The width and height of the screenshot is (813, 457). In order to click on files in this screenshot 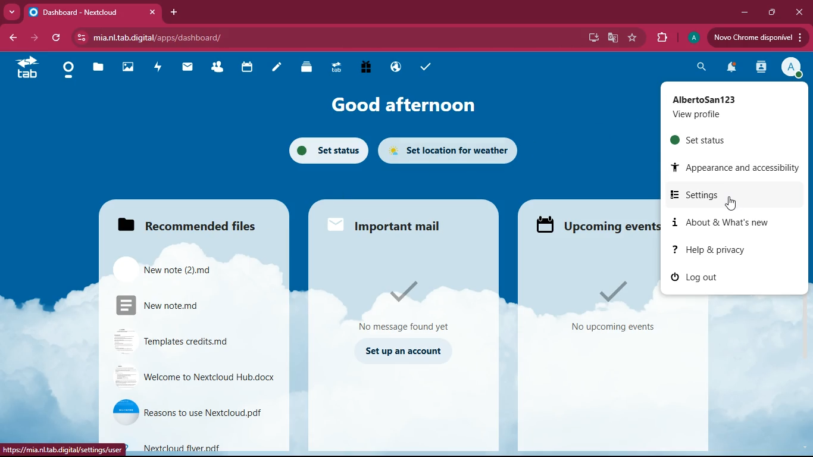, I will do `click(192, 224)`.